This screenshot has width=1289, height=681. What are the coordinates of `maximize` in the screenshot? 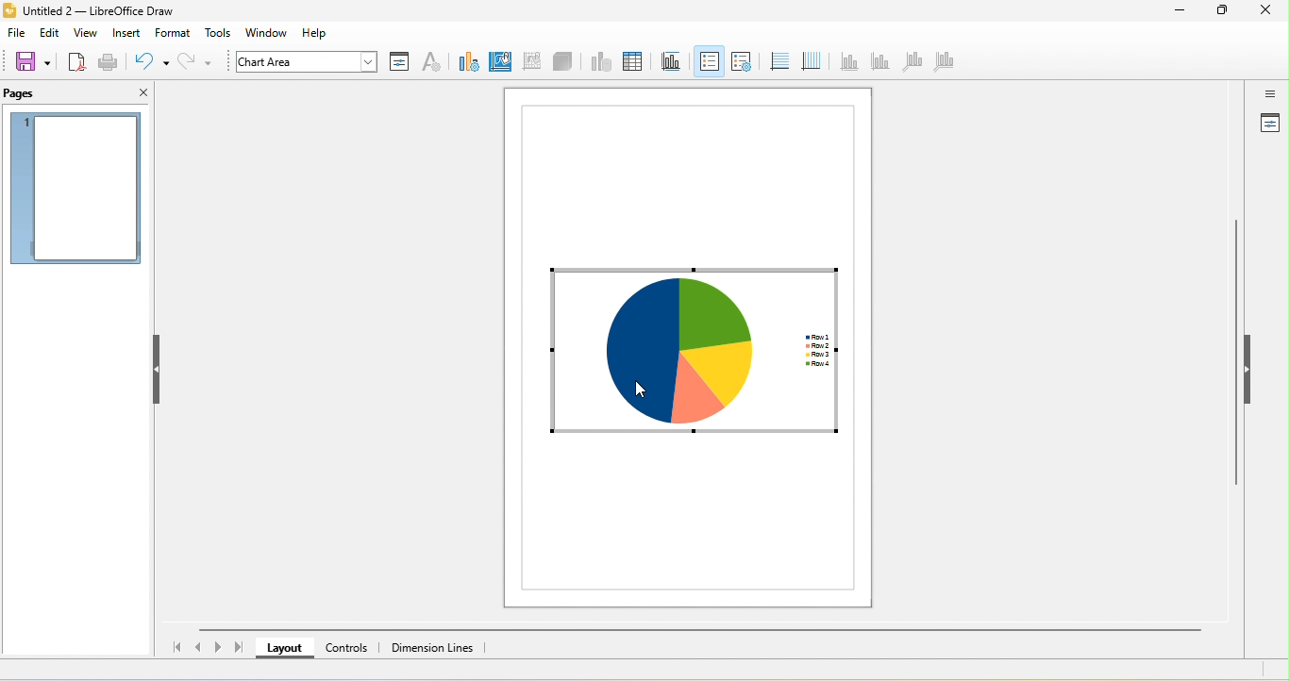 It's located at (1222, 11).